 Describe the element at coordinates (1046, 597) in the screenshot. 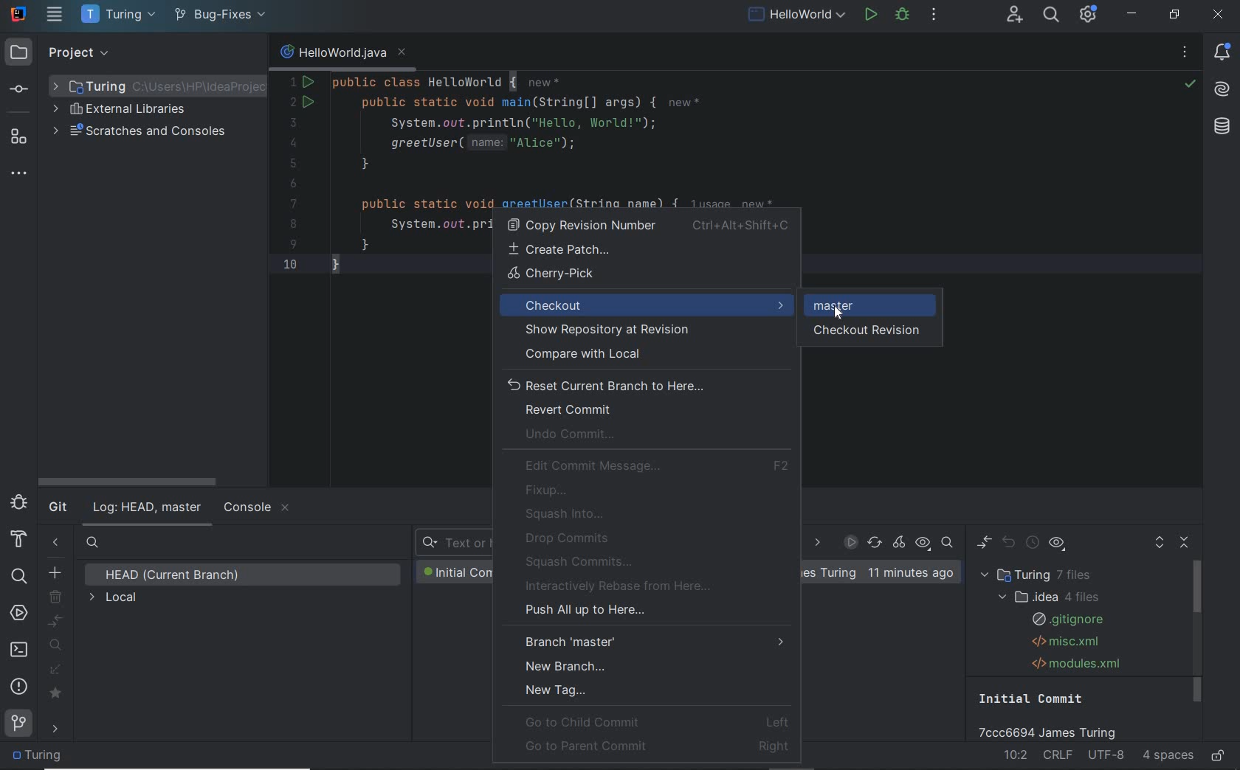

I see `.idea 4 files` at that location.